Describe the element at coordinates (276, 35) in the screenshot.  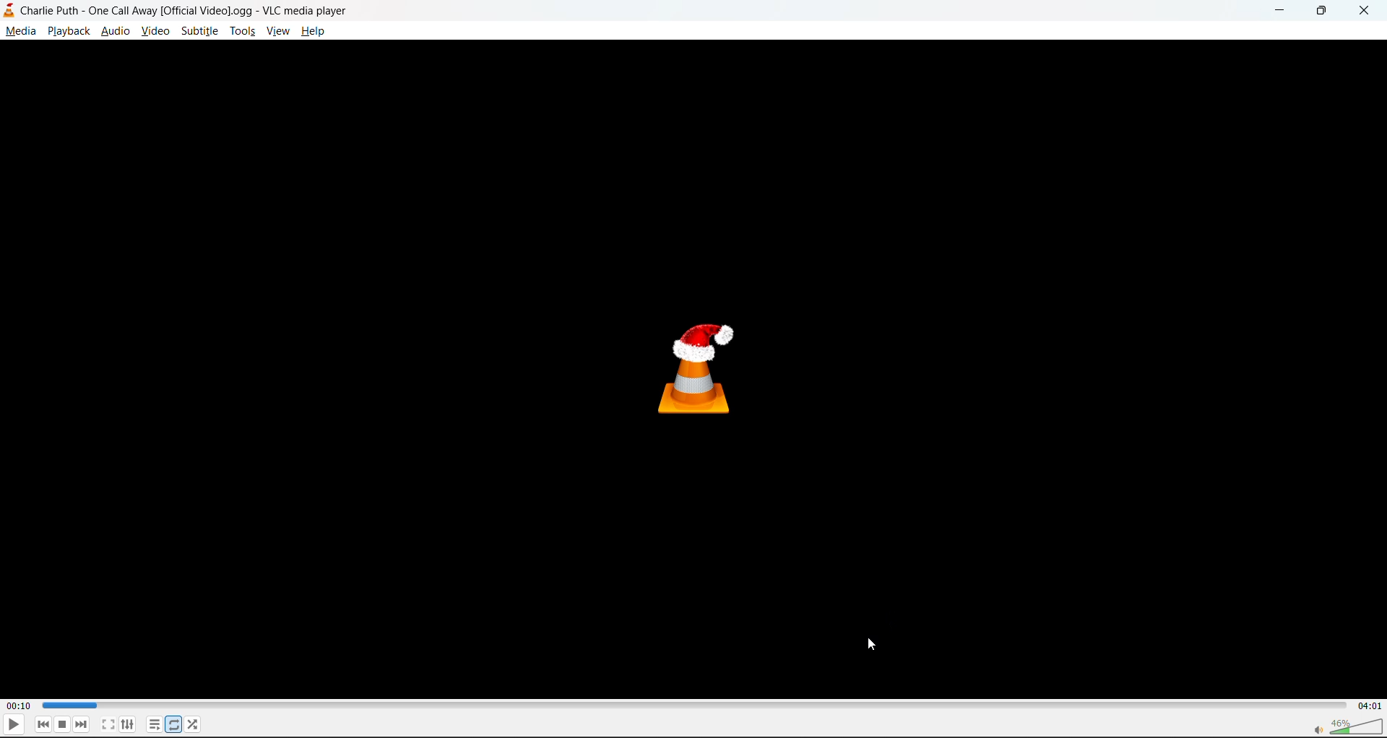
I see `view` at that location.